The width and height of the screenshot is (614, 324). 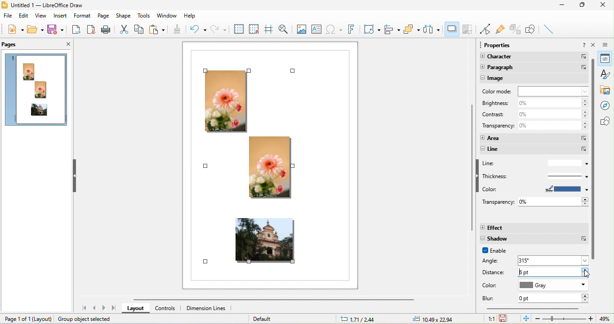 What do you see at coordinates (594, 46) in the screenshot?
I see `close` at bounding box center [594, 46].